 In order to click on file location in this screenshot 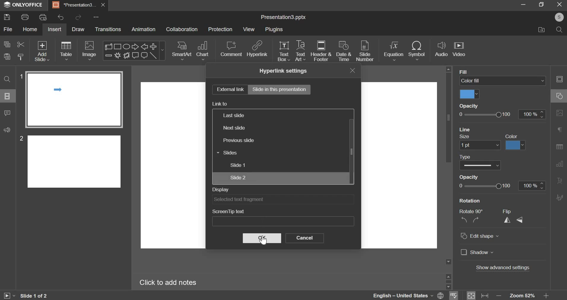, I will do `click(541, 30)`.